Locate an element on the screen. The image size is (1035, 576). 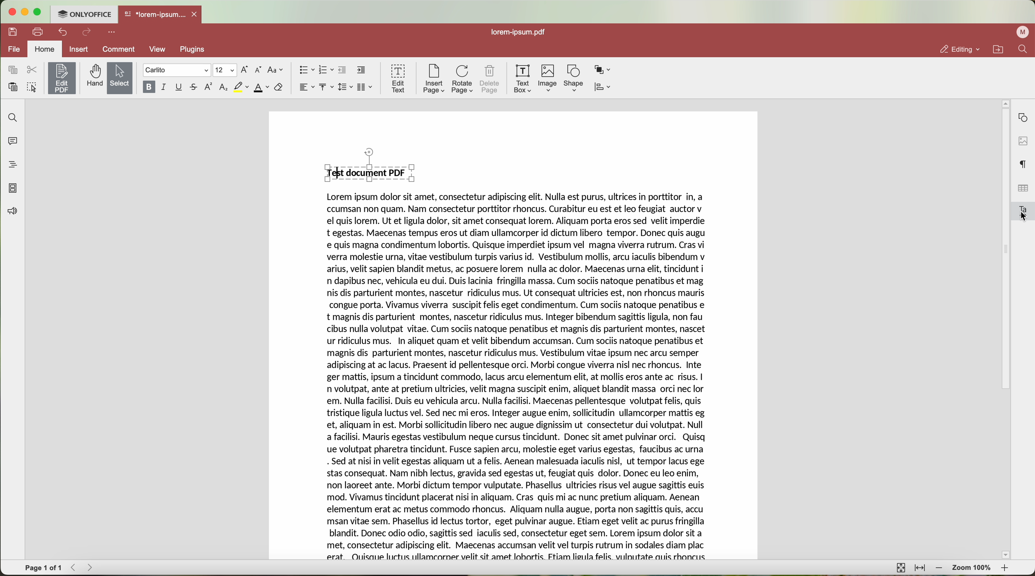
headings is located at coordinates (10, 165).